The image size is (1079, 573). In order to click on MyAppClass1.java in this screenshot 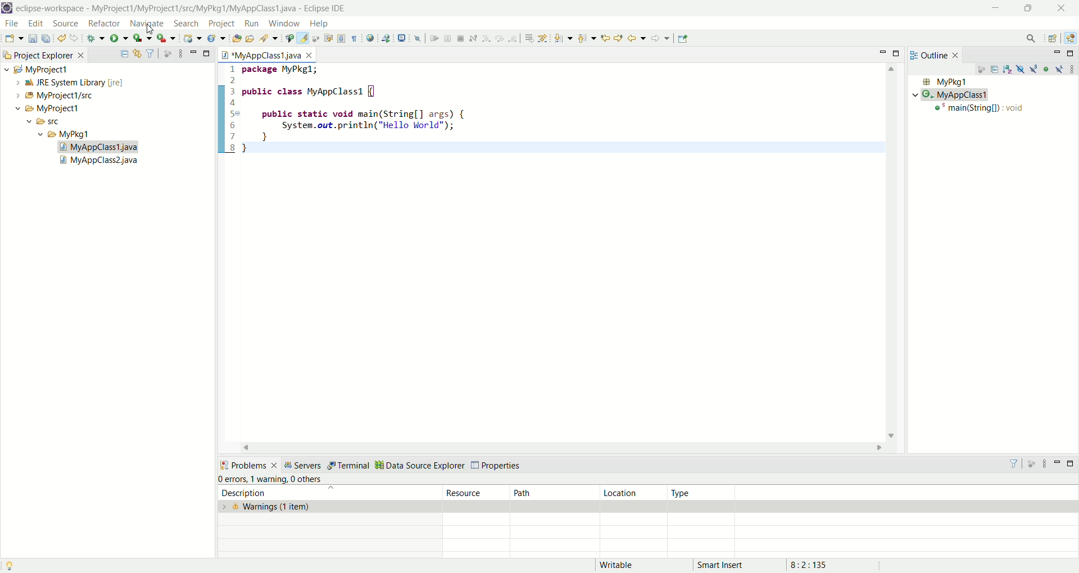, I will do `click(266, 55)`.